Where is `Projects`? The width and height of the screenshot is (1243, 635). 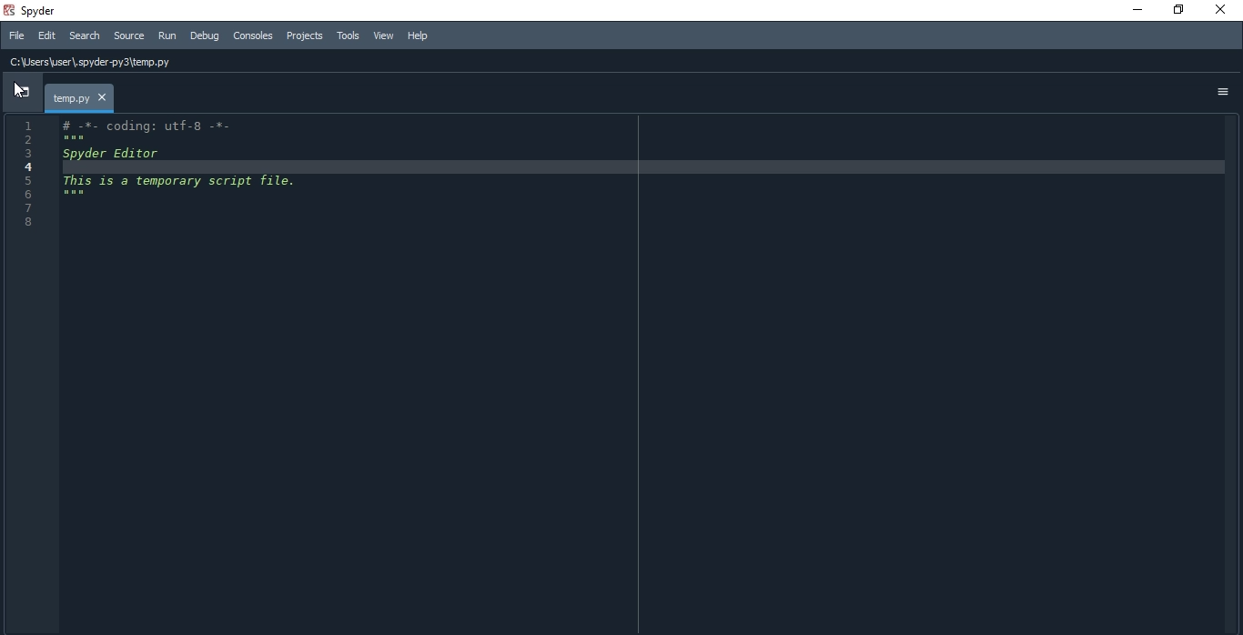
Projects is located at coordinates (305, 35).